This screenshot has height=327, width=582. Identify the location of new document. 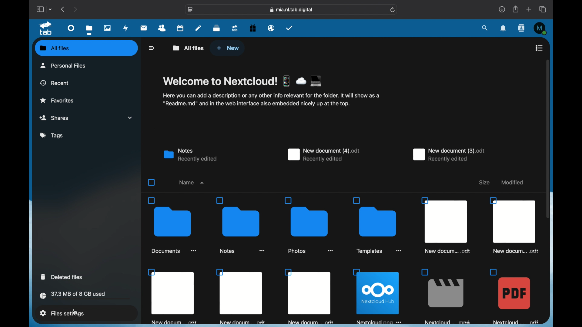
(450, 155).